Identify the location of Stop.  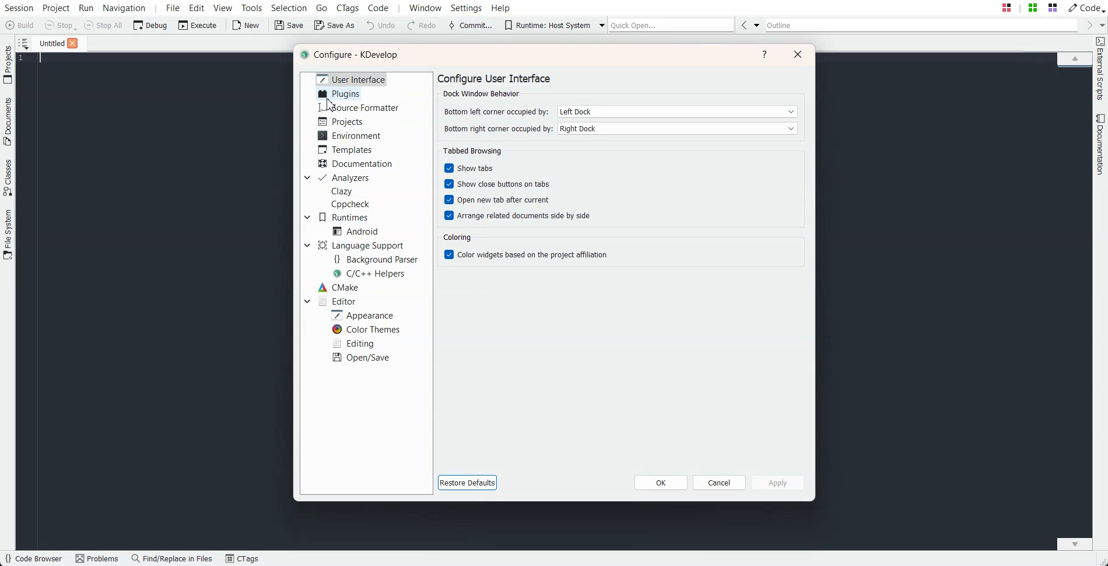
(61, 26).